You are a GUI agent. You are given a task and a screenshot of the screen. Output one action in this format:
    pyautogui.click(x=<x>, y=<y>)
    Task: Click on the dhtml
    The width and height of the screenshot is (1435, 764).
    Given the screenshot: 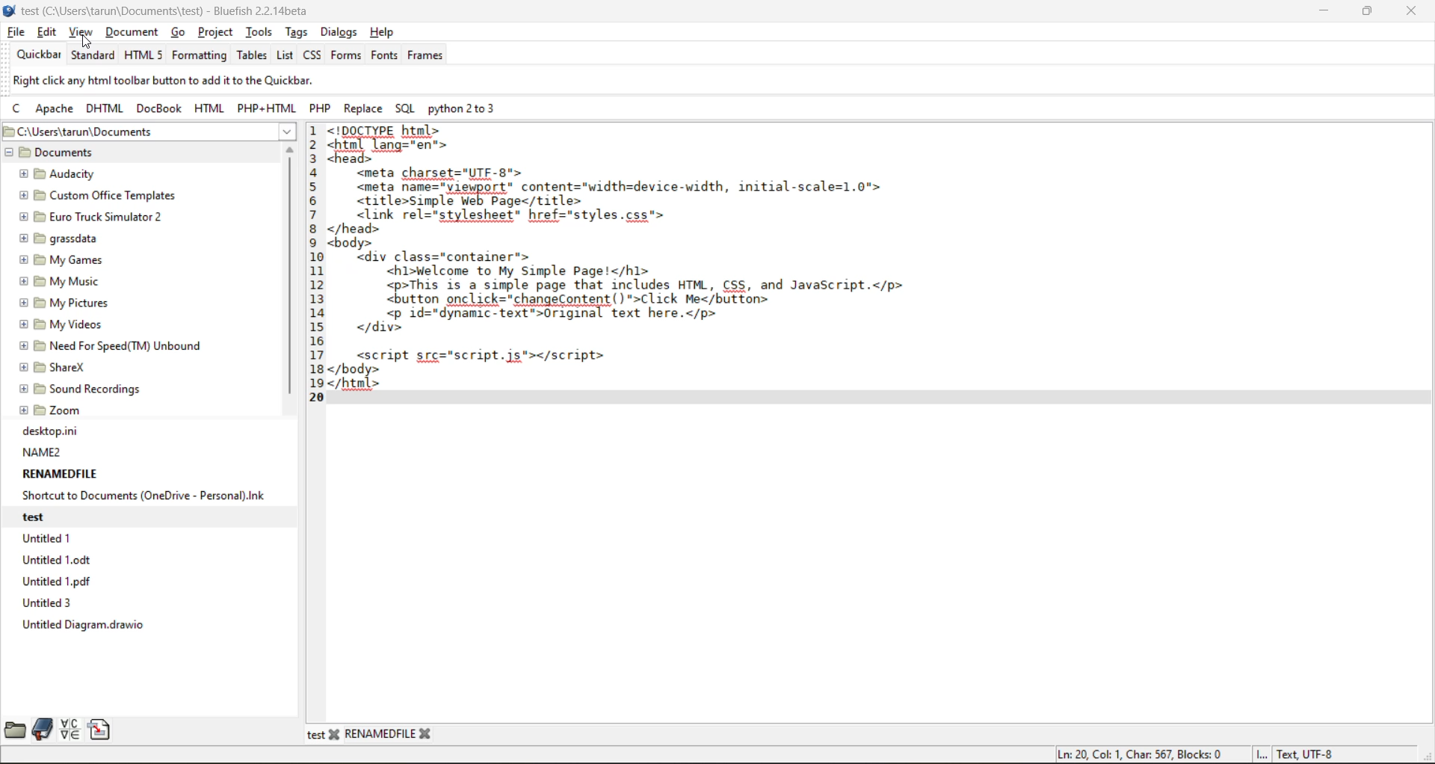 What is the action you would take?
    pyautogui.click(x=104, y=106)
    